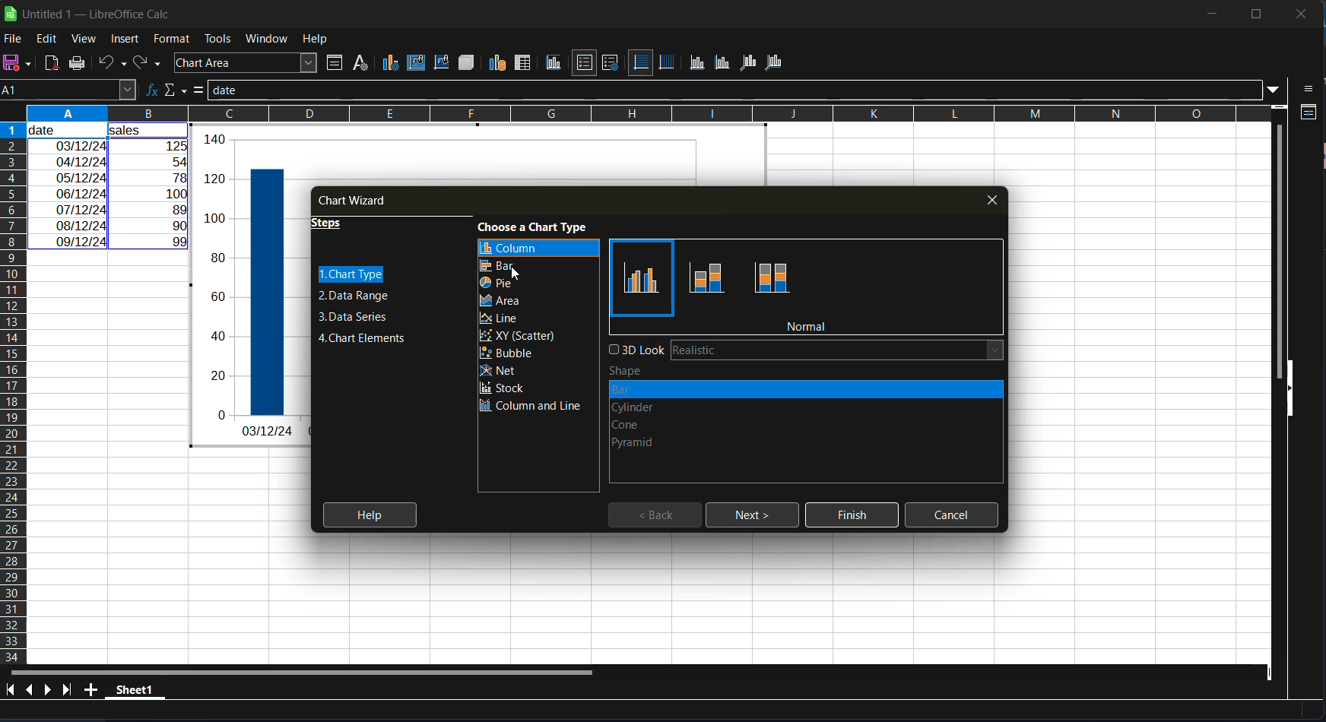 This screenshot has width=1326, height=722. What do you see at coordinates (776, 62) in the screenshot?
I see `all axis` at bounding box center [776, 62].